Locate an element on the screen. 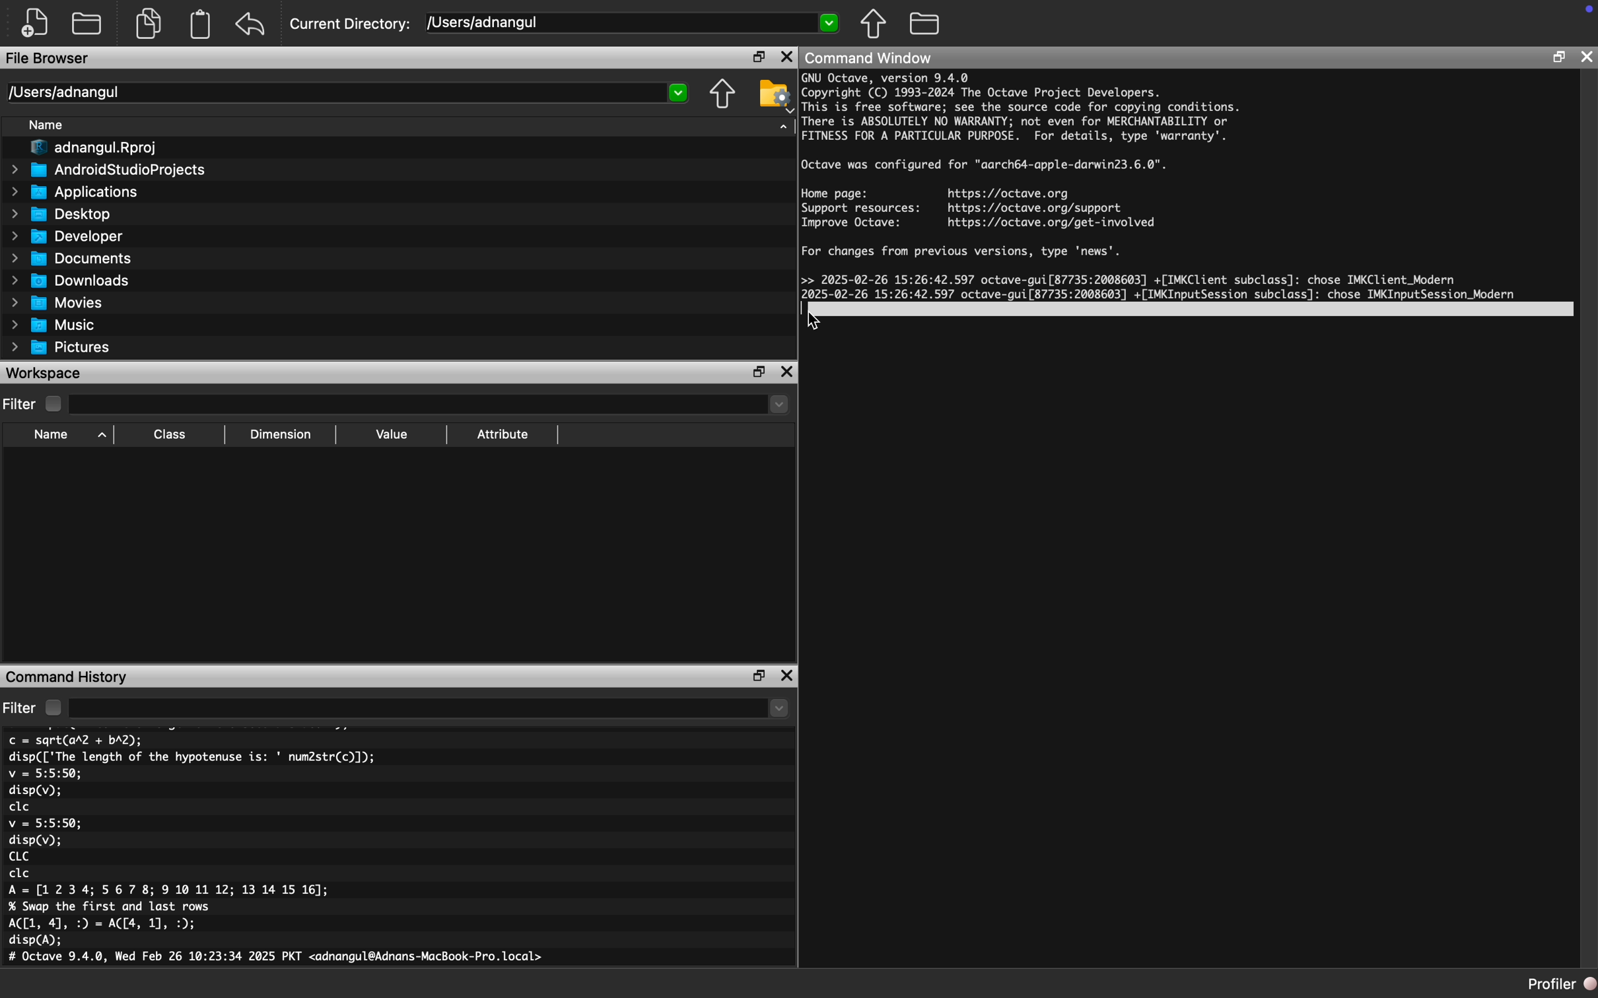  Restore Down is located at coordinates (759, 56).